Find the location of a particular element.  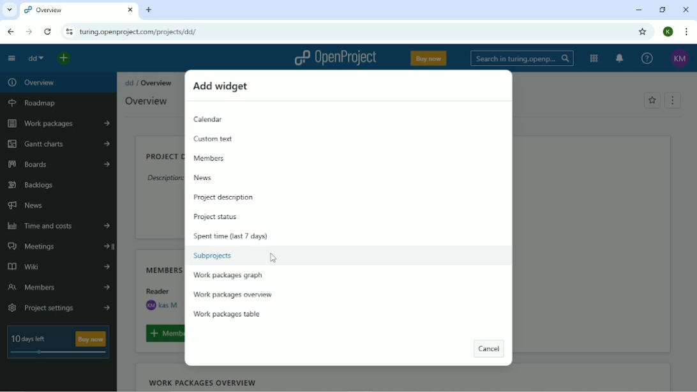

dd is located at coordinates (129, 83).